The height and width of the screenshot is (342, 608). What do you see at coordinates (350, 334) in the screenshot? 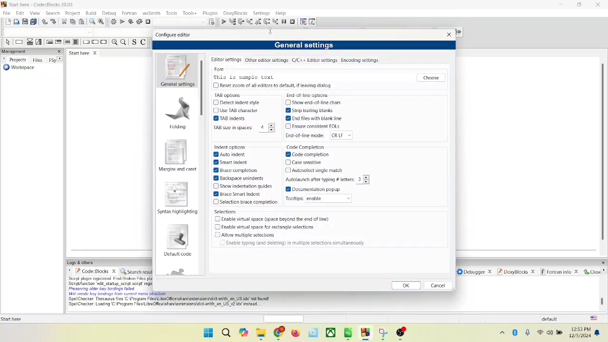
I see `apps` at bounding box center [350, 334].